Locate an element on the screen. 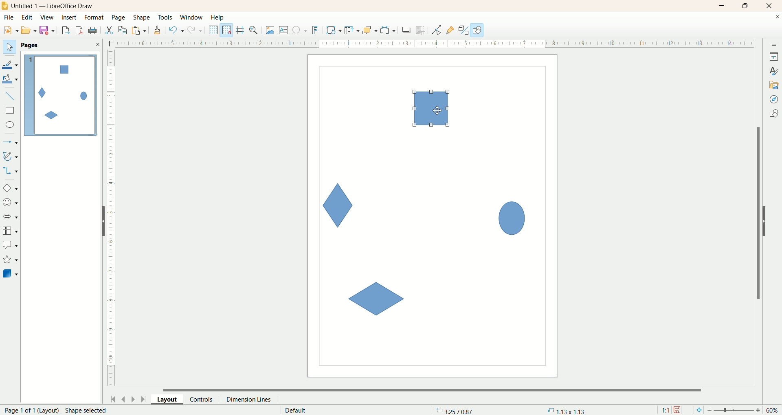 The image size is (782, 415). page is located at coordinates (119, 17).